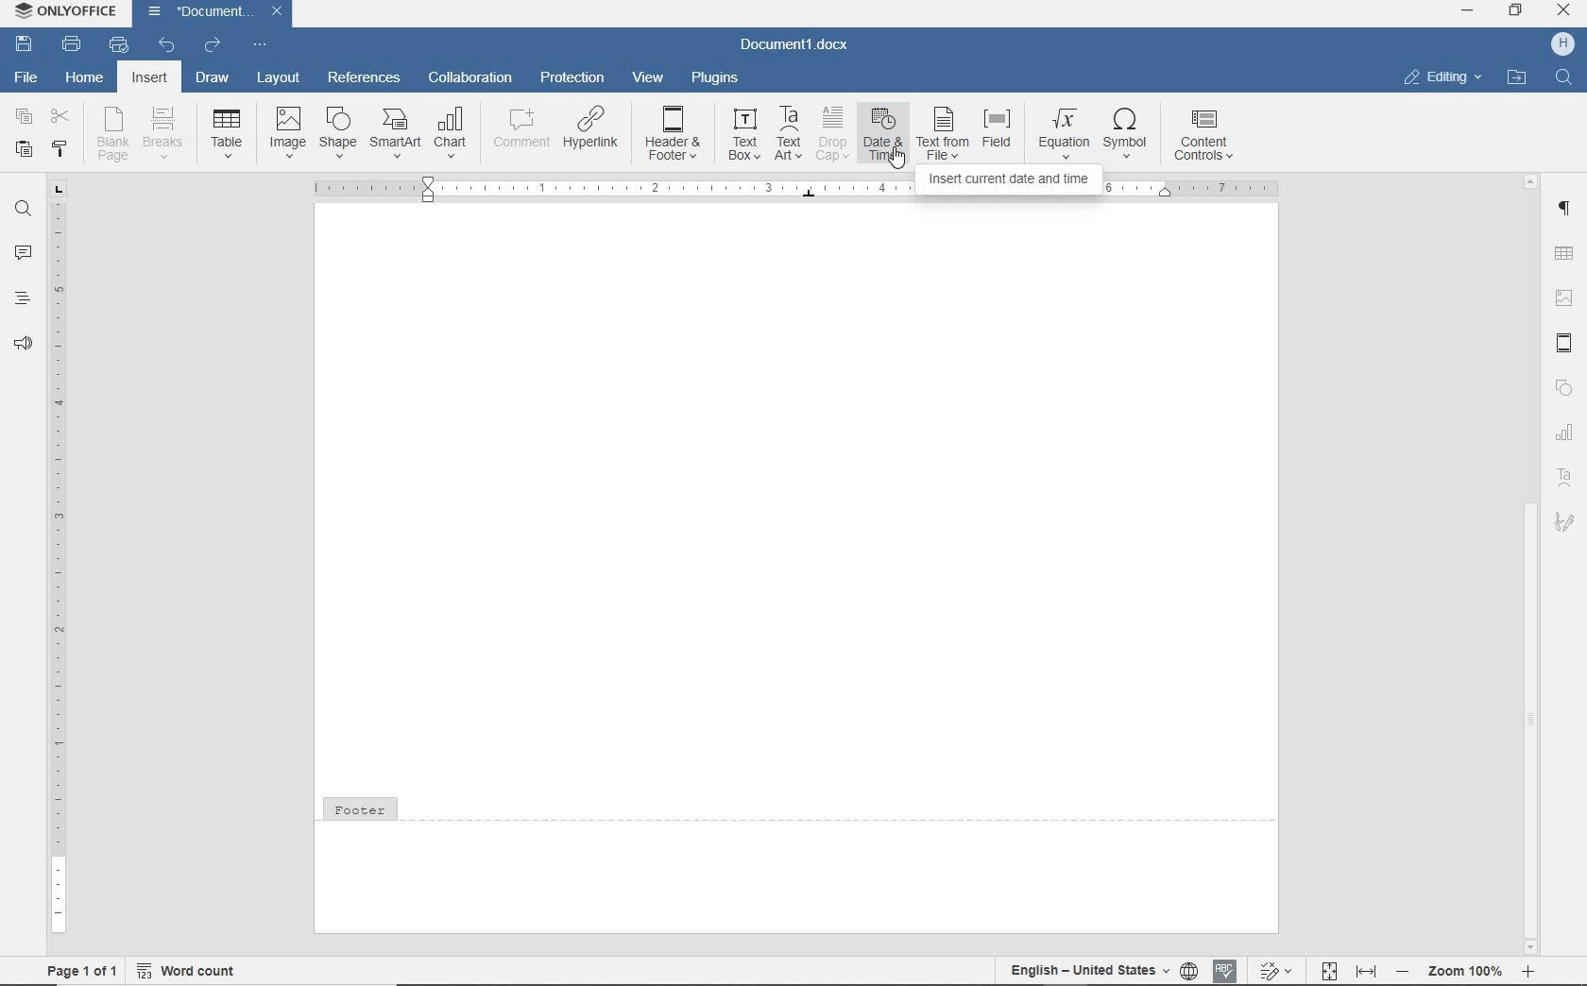  Describe the element at coordinates (796, 44) in the screenshot. I see `document name` at that location.